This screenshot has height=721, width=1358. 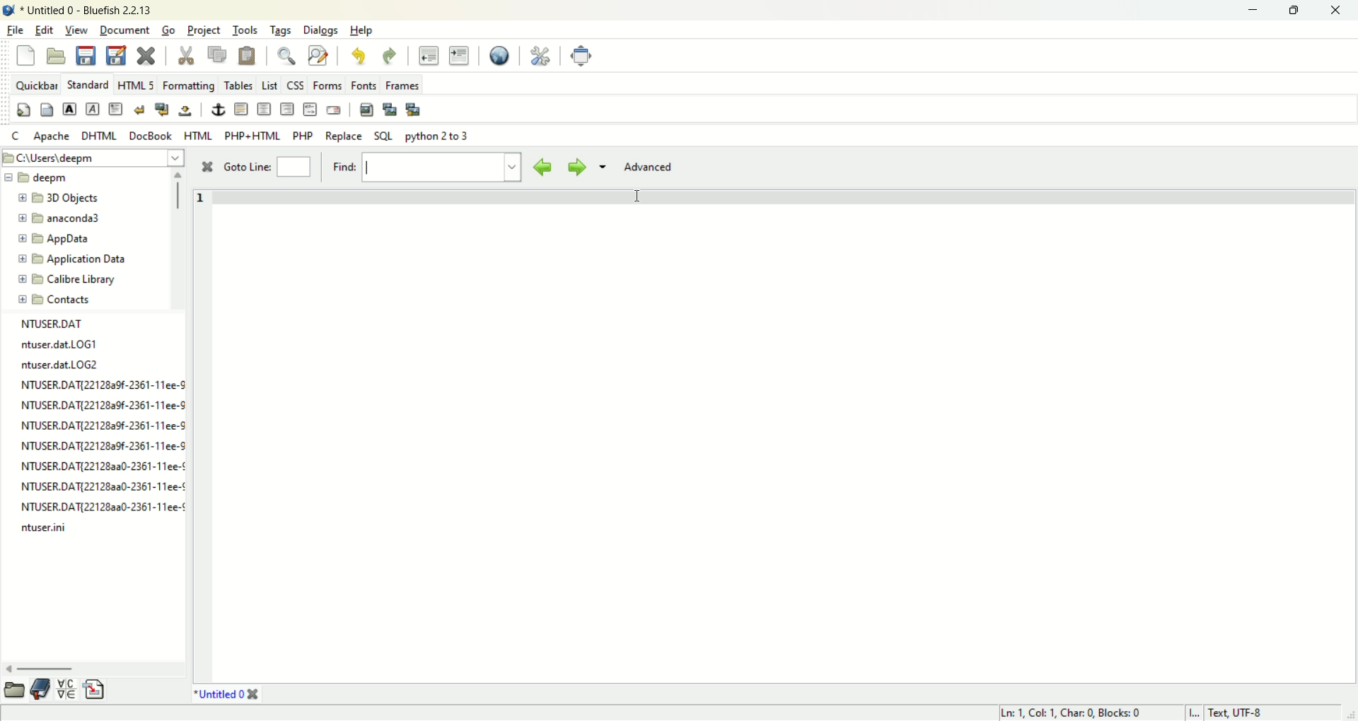 I want to click on go, so click(x=168, y=30).